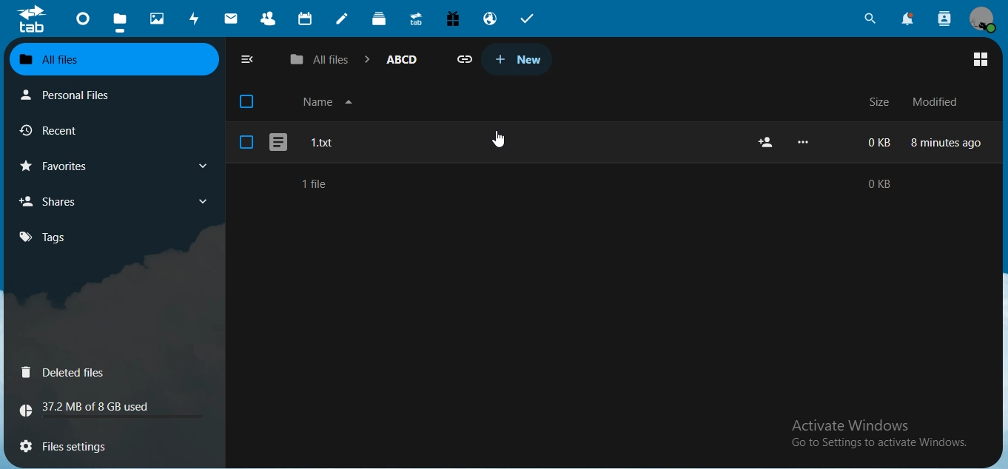  Describe the element at coordinates (66, 373) in the screenshot. I see `deleted files` at that location.